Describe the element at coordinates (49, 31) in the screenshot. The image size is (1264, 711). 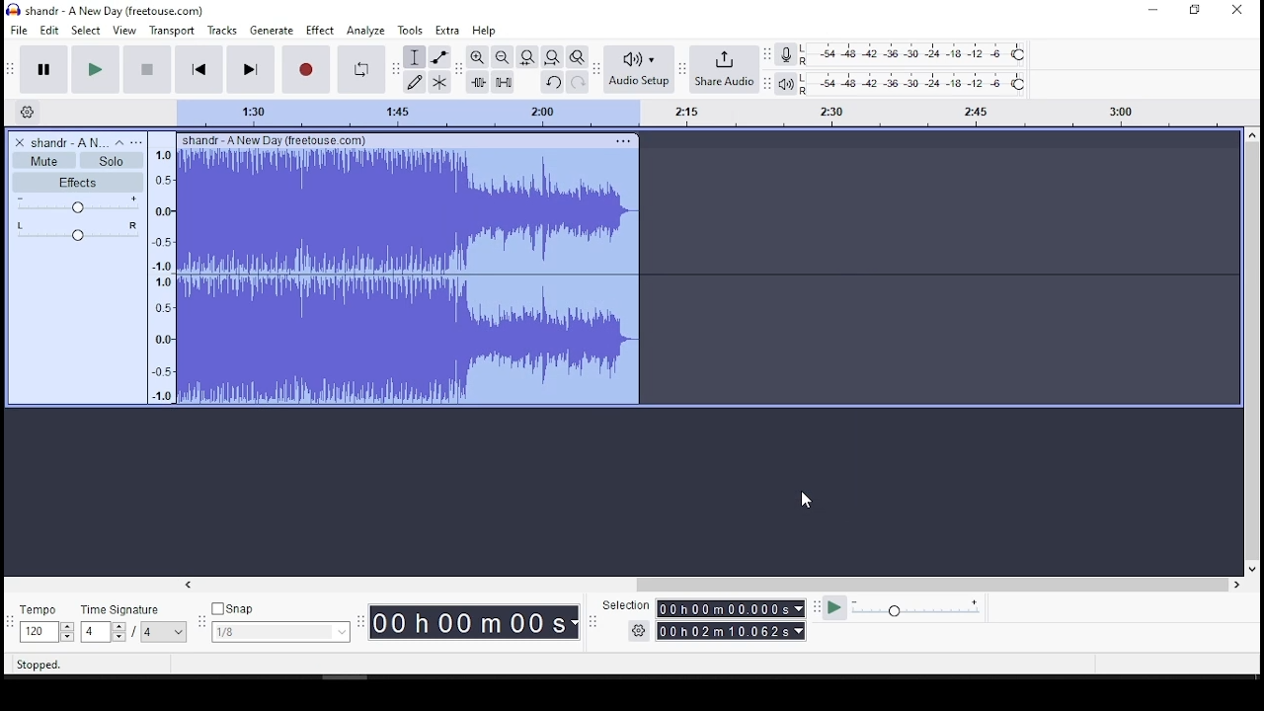
I see `edit` at that location.